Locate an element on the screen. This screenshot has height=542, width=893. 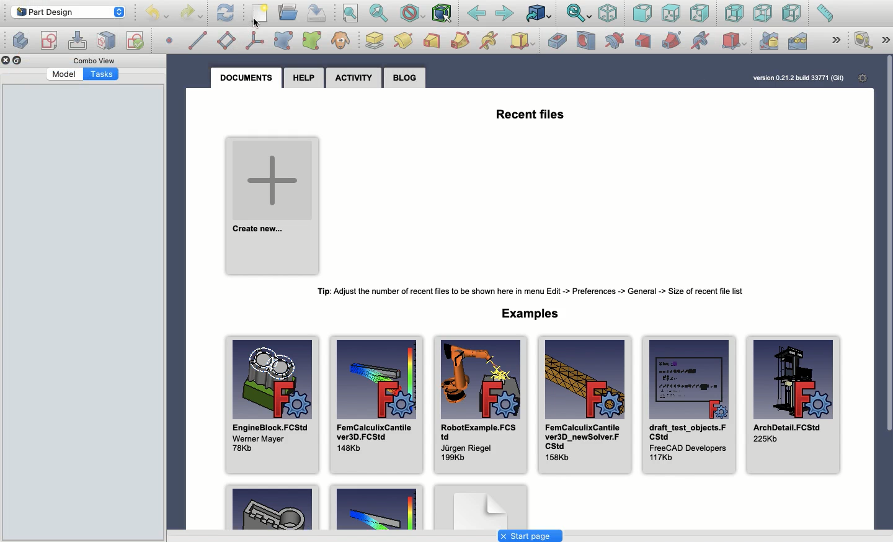
FemCalculixCantile ver3D_FCStd 148Kb is located at coordinates (376, 404).